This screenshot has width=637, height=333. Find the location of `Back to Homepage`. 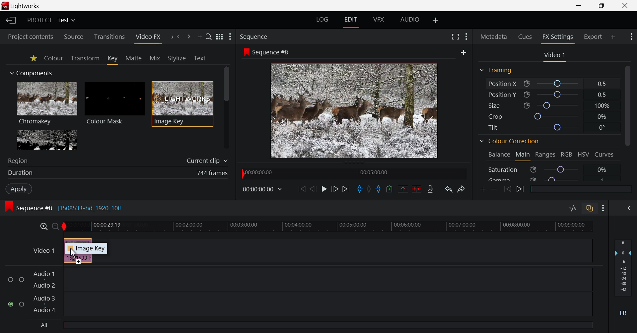

Back to Homepage is located at coordinates (9, 20).